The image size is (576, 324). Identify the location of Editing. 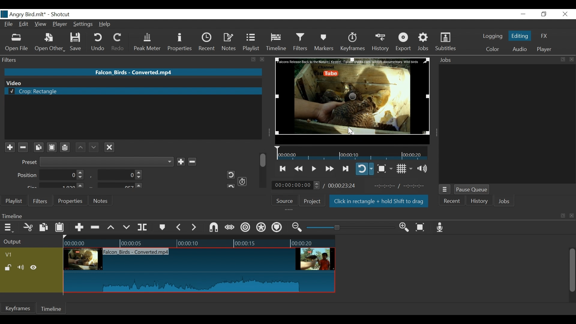
(521, 35).